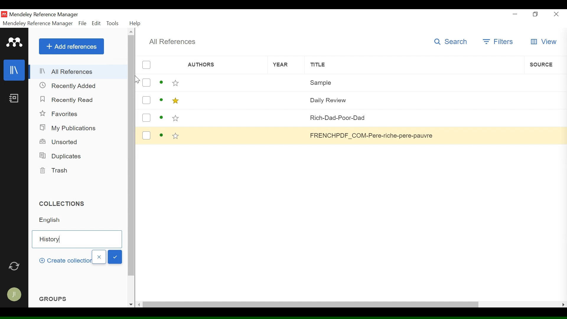 Image resolution: width=567 pixels, height=319 pixels. I want to click on Mendeley Reference Manager, so click(44, 15).